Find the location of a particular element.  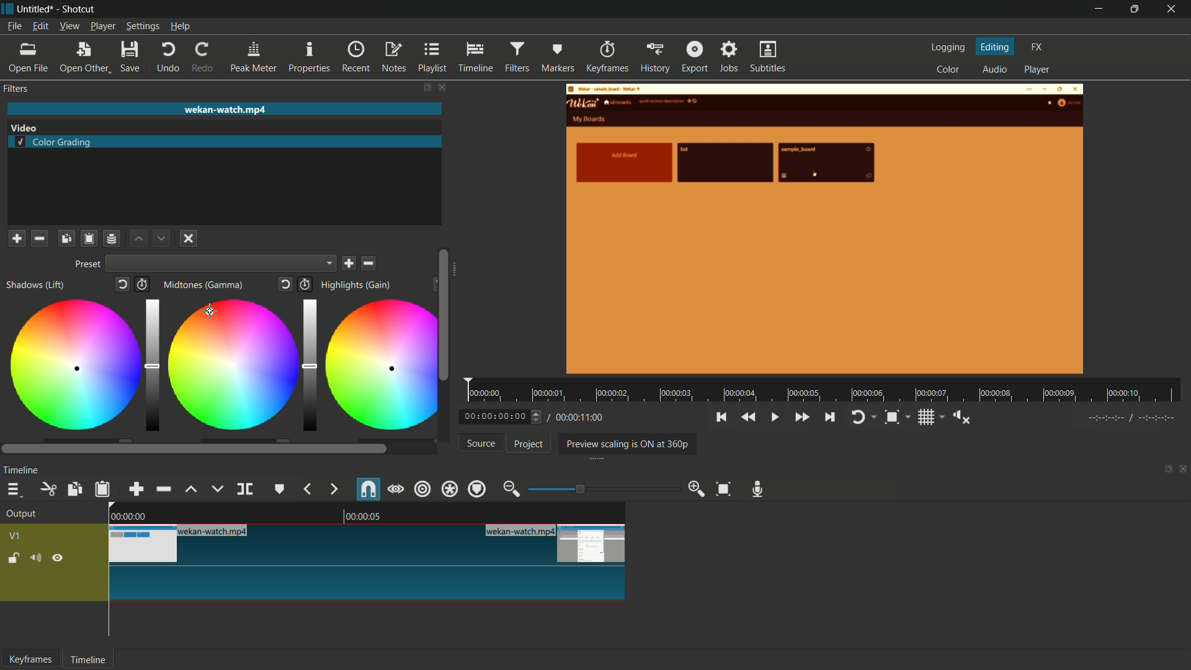

ripple is located at coordinates (422, 489).